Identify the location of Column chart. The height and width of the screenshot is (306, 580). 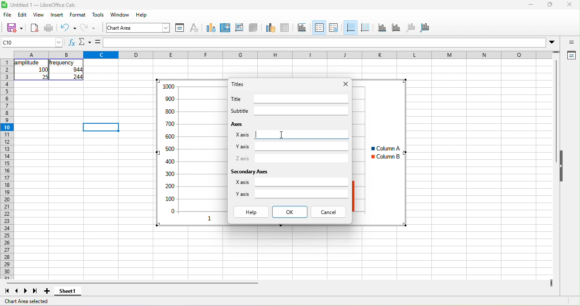
(191, 153).